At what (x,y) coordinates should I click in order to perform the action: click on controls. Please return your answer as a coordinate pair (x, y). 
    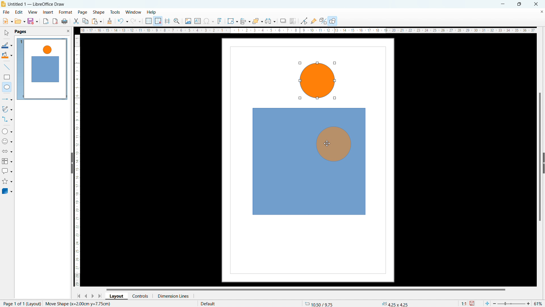
    Looking at the image, I should click on (141, 296).